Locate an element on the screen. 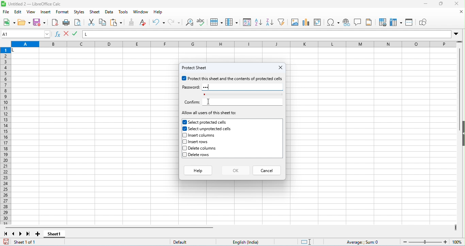  drag to view rows is located at coordinates (460, 42).